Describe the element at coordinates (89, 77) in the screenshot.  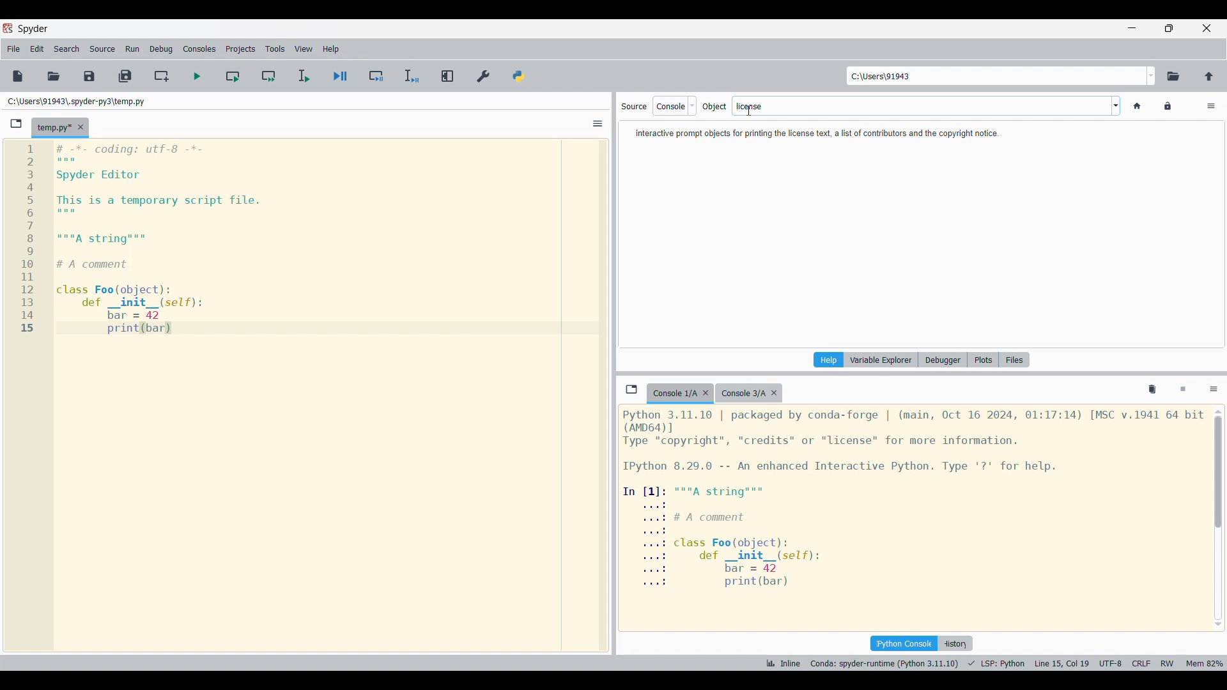
I see `Save file` at that location.